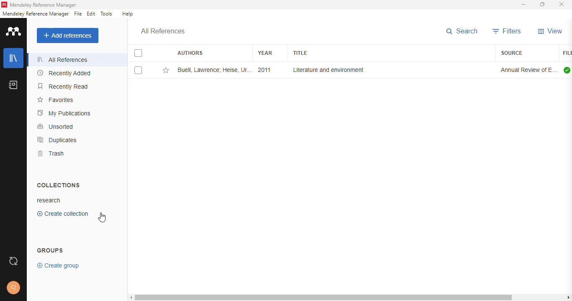 This screenshot has width=572, height=301. I want to click on maximize, so click(543, 4).